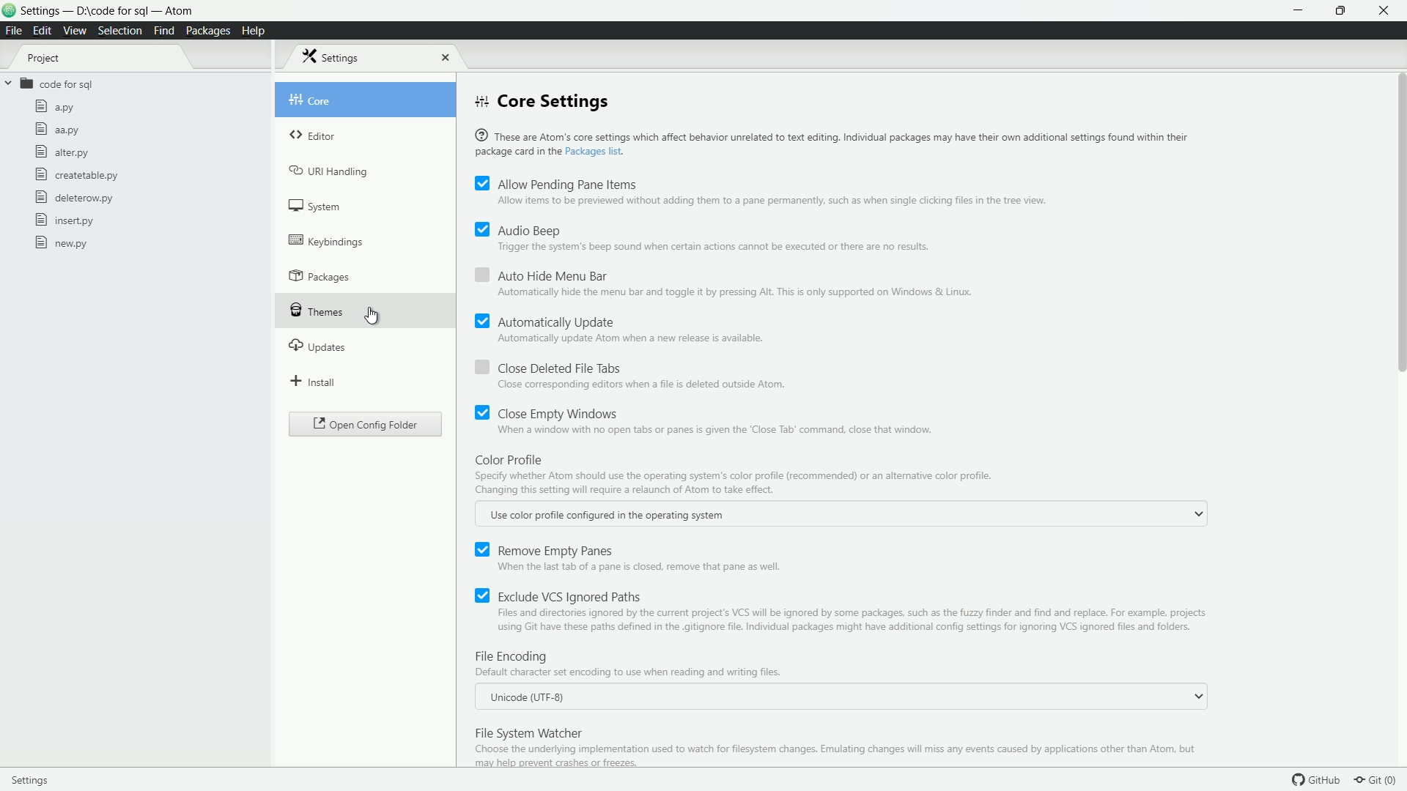  I want to click on close app, so click(1386, 11).